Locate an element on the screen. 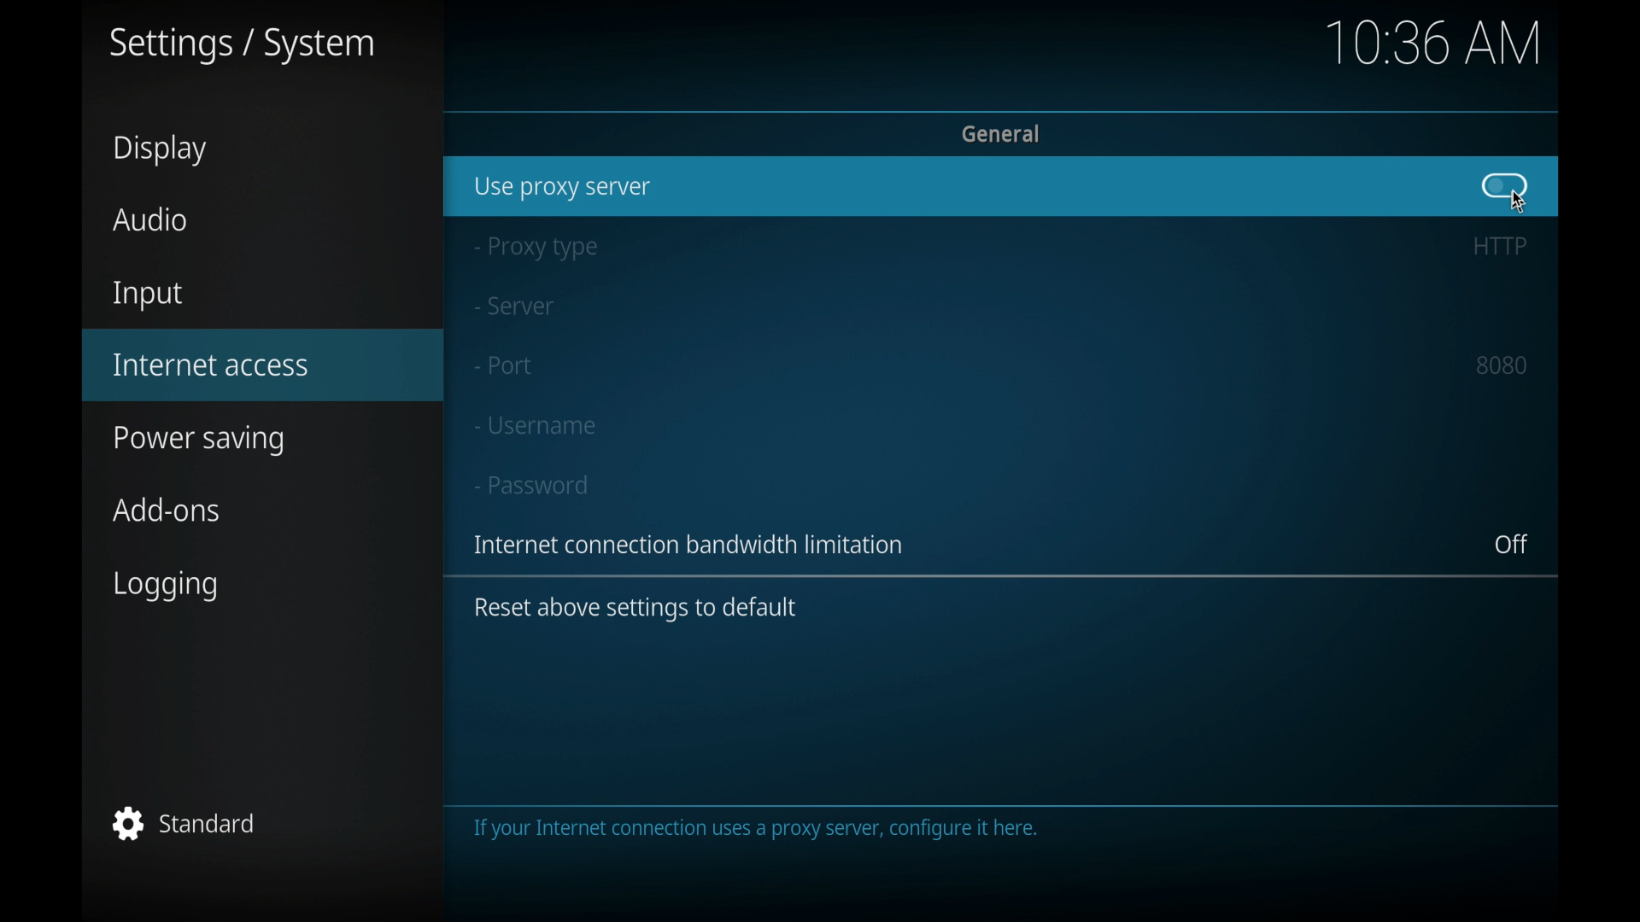  port is located at coordinates (503, 365).